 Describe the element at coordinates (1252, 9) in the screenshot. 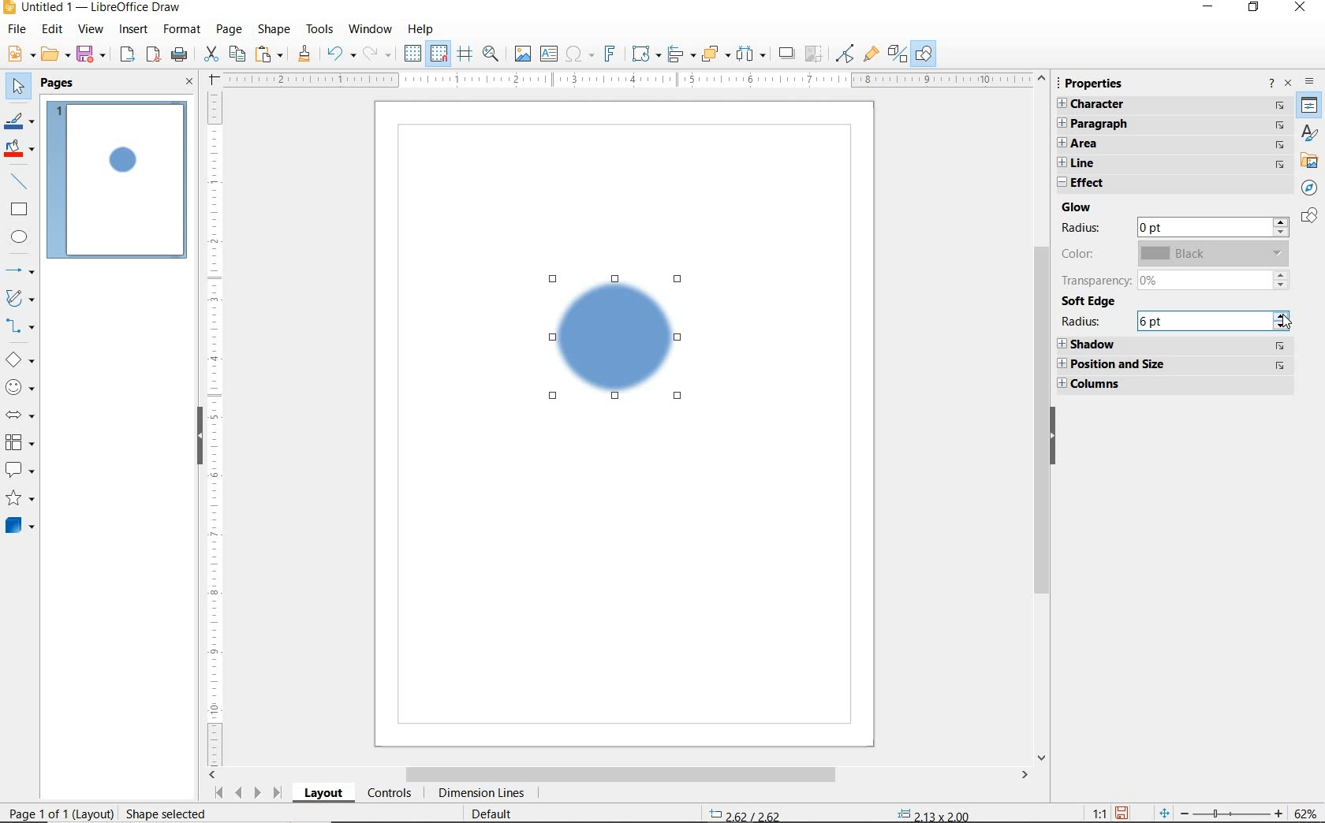

I see `RESTORE DOWN` at that location.